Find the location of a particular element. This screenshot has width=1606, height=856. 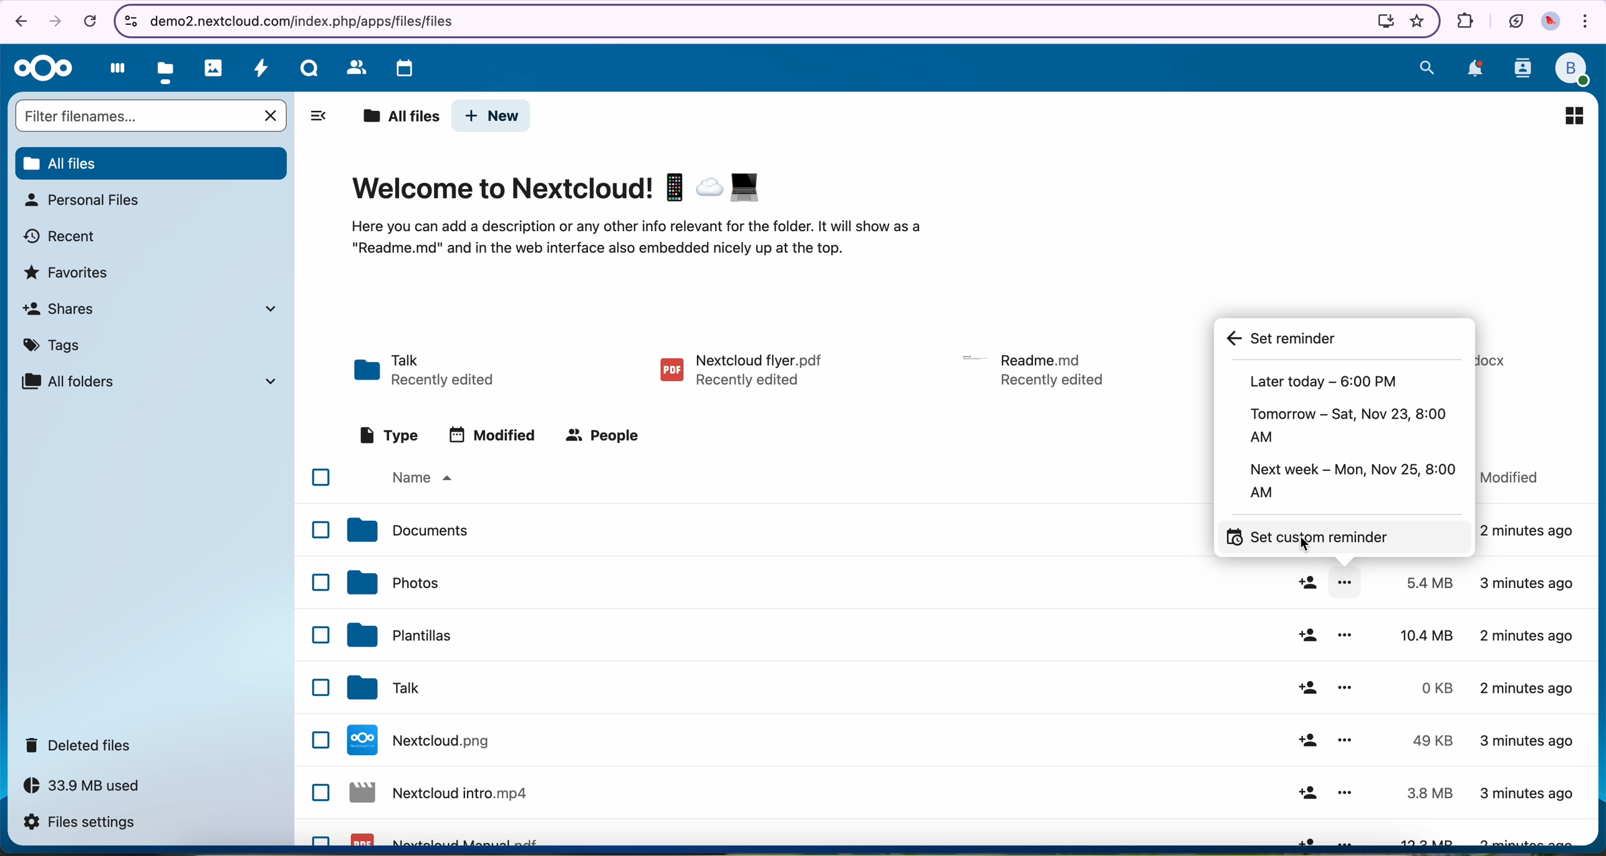

tomorrow is located at coordinates (1347, 424).